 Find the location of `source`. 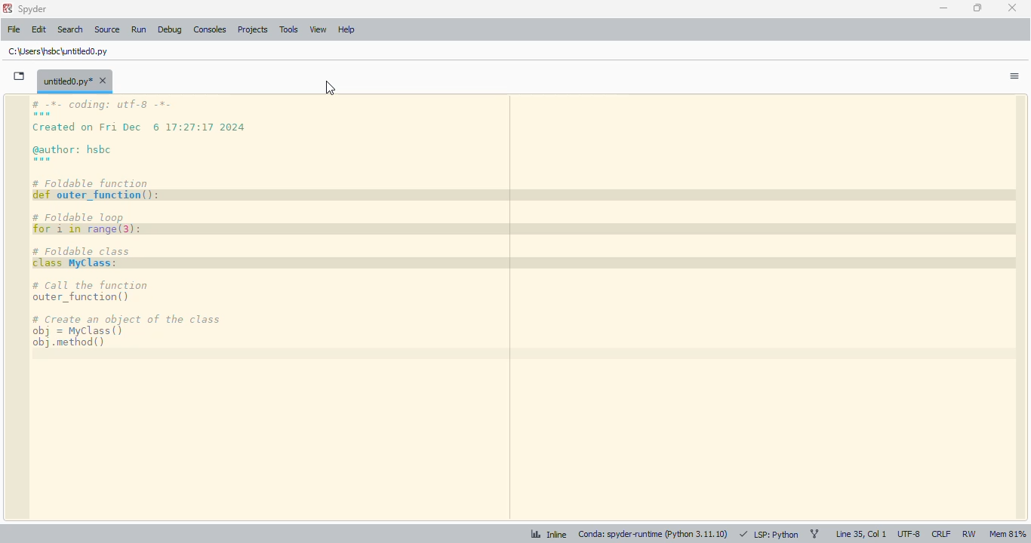

source is located at coordinates (106, 29).